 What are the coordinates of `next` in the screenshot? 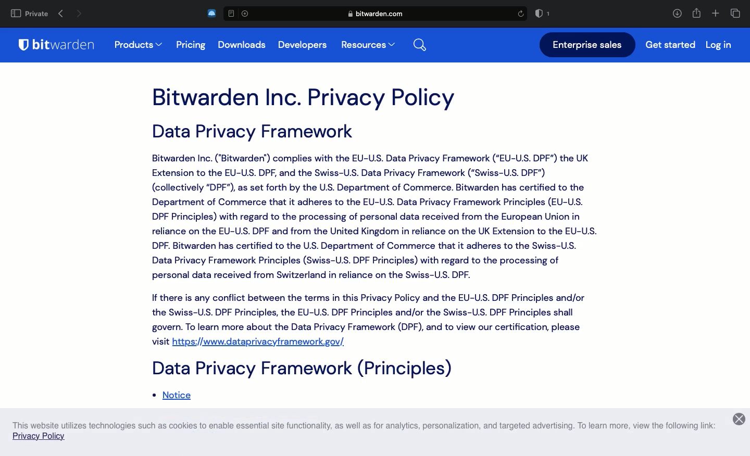 It's located at (79, 12).